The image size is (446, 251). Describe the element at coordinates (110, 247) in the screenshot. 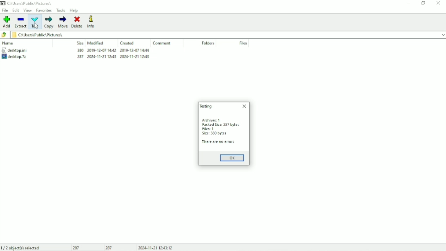

I see `287` at that location.